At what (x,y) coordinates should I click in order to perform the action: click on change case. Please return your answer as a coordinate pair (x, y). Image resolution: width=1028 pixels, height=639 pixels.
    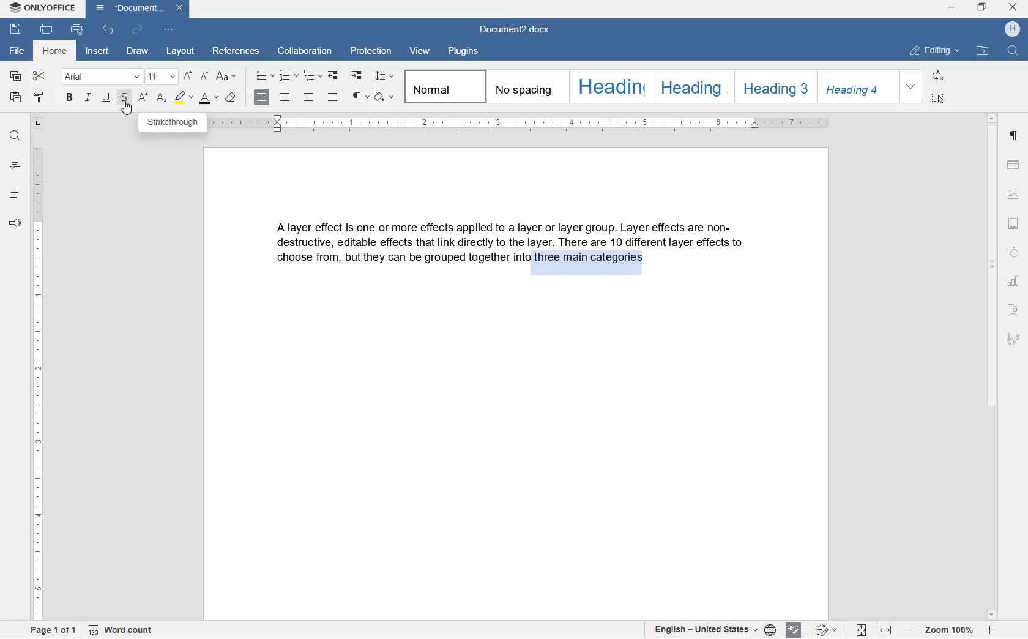
    Looking at the image, I should click on (226, 77).